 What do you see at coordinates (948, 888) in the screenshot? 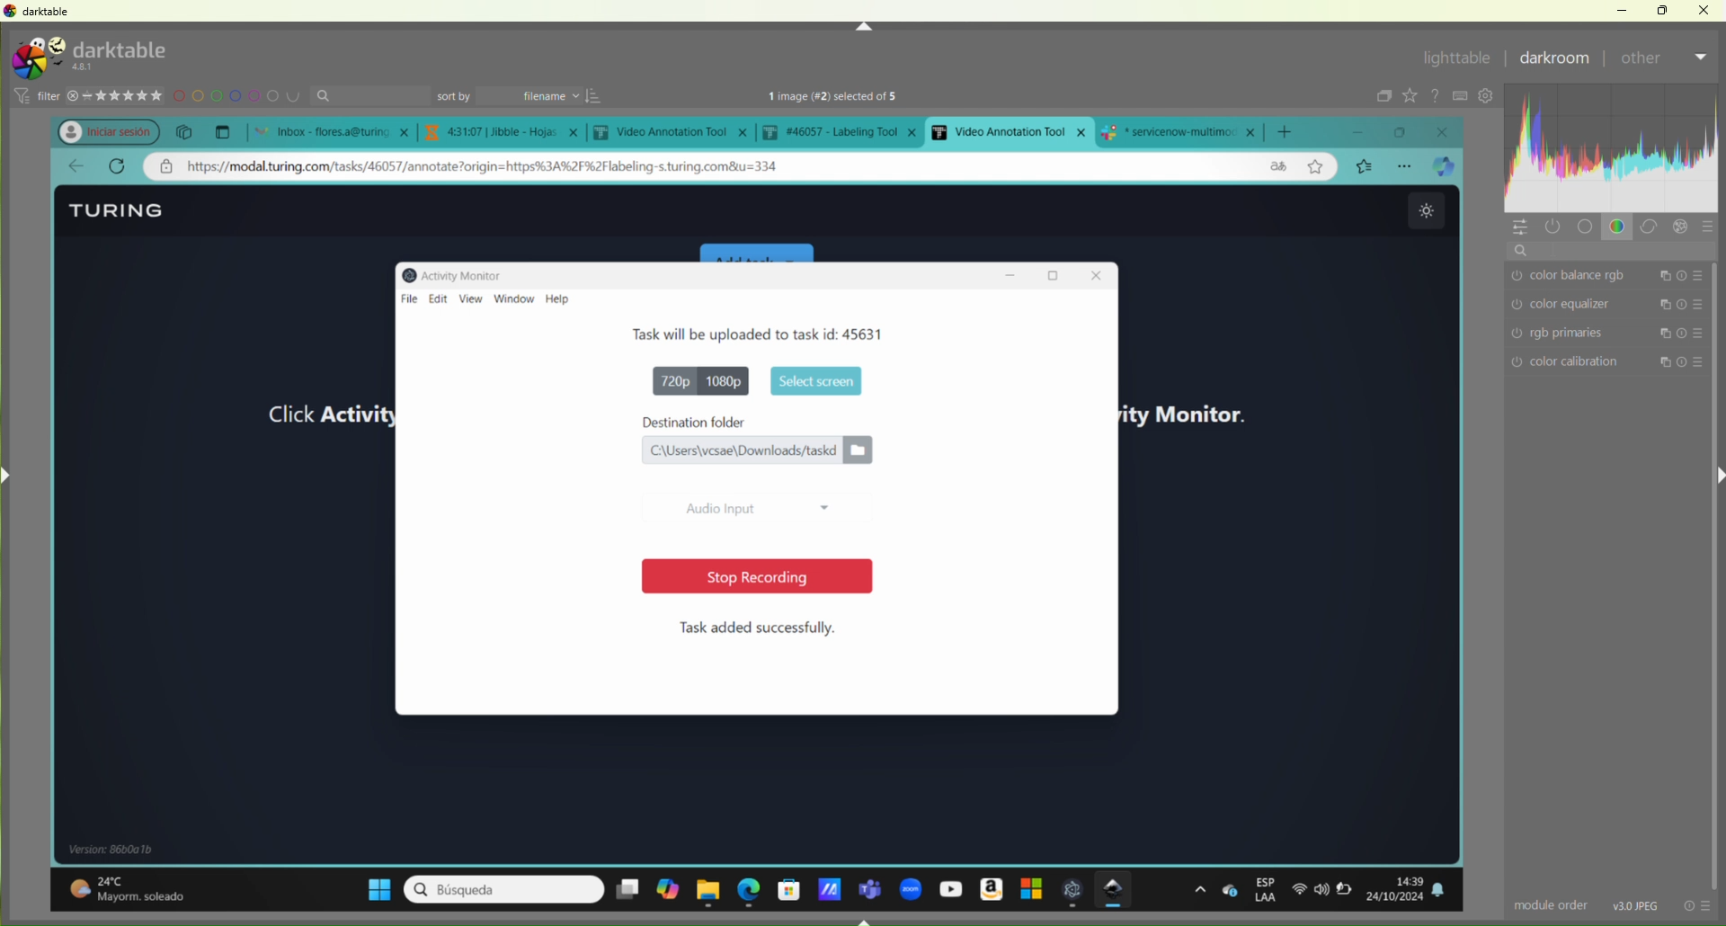
I see `youtube` at bounding box center [948, 888].